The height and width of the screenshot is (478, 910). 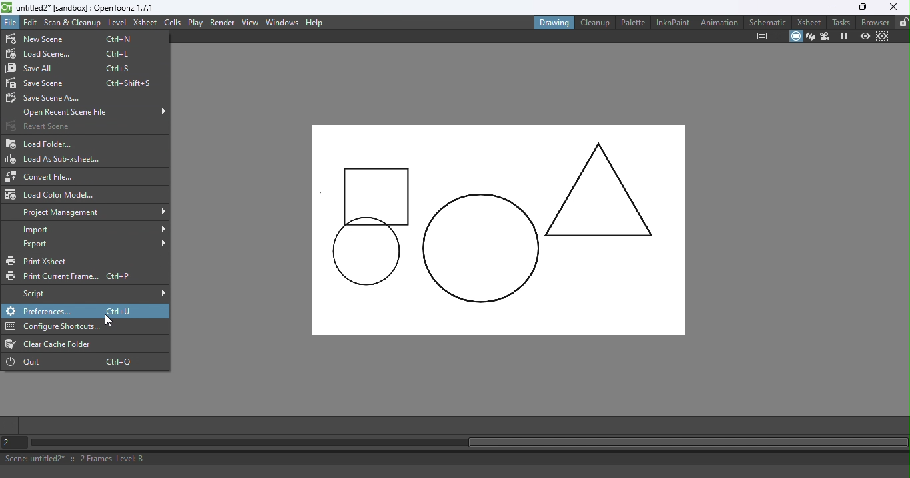 What do you see at coordinates (47, 260) in the screenshot?
I see `Print Xsheet` at bounding box center [47, 260].